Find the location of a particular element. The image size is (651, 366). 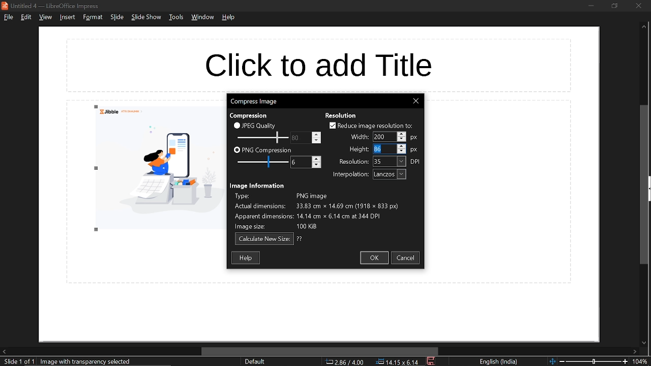

co-ordinate is located at coordinates (345, 361).